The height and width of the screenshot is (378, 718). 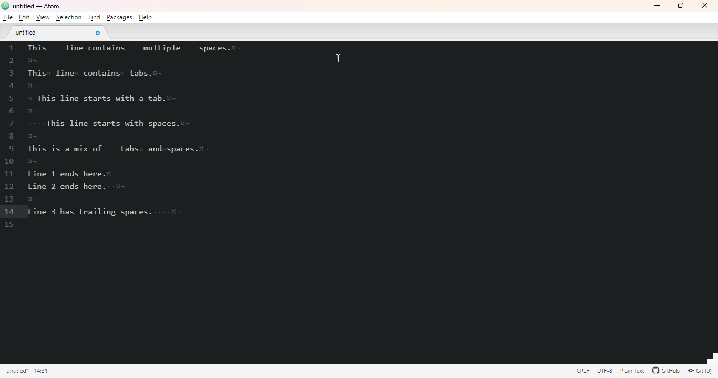 What do you see at coordinates (94, 17) in the screenshot?
I see `find` at bounding box center [94, 17].